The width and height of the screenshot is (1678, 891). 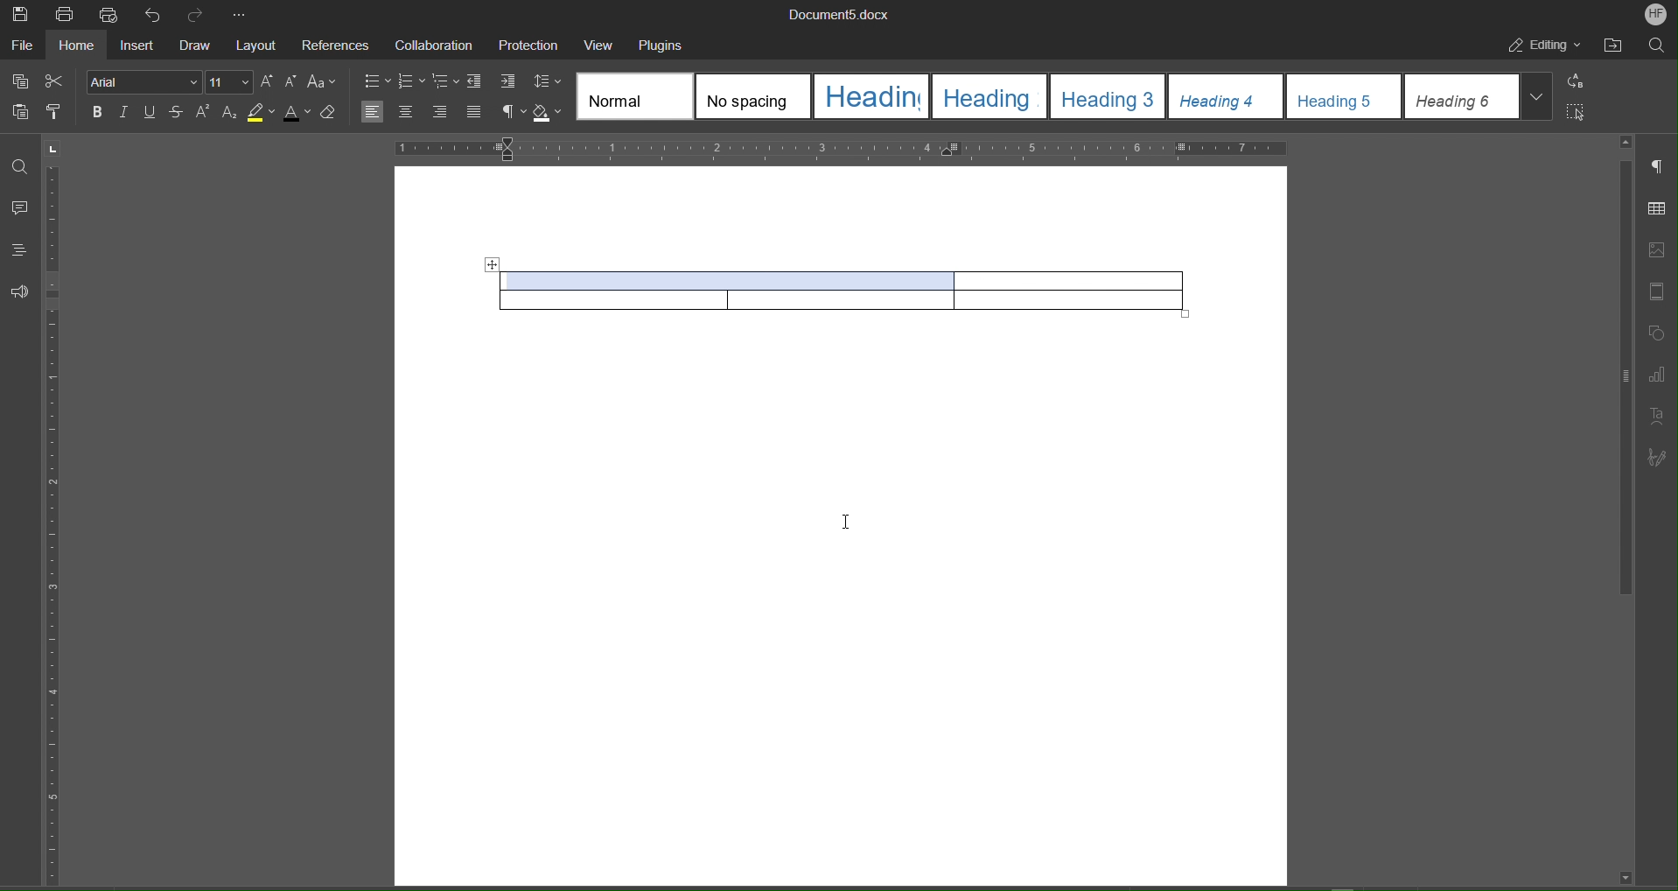 I want to click on Text Case Settings, so click(x=325, y=81).